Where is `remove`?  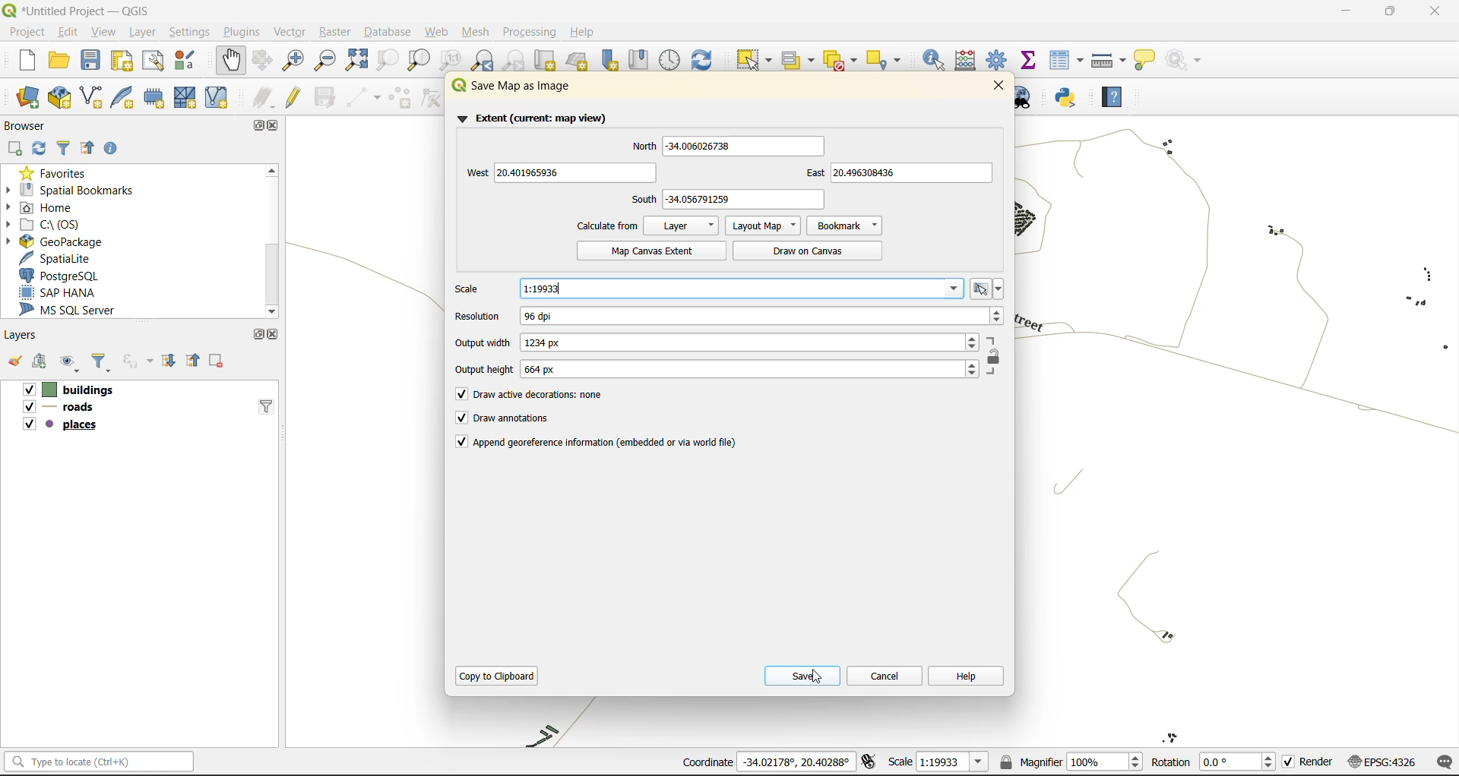
remove is located at coordinates (218, 361).